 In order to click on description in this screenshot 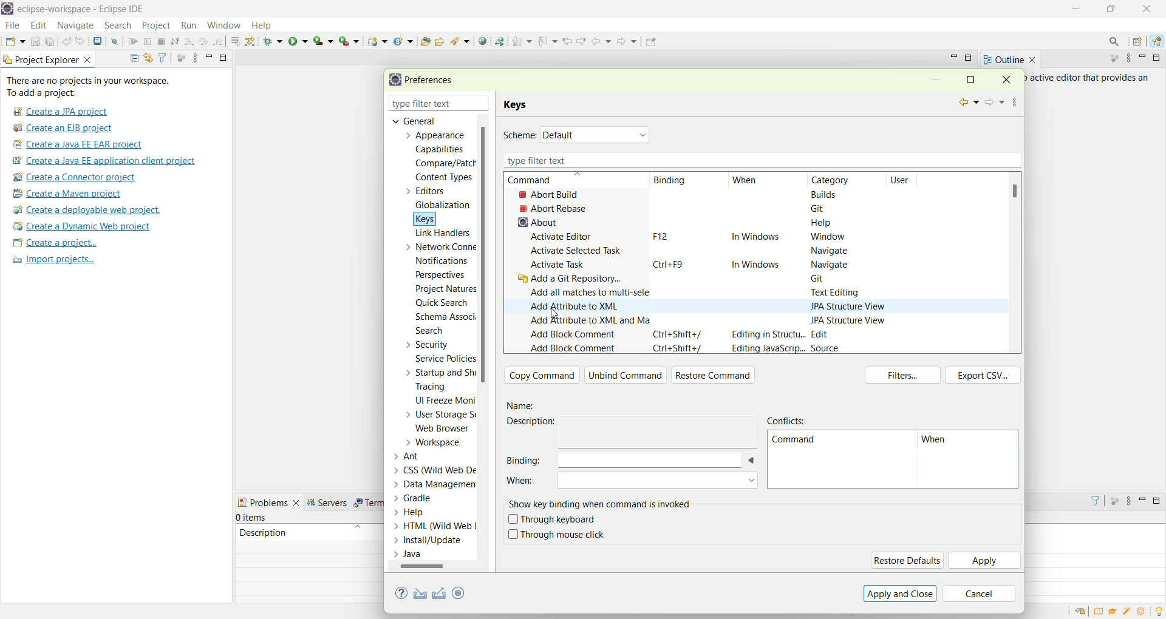, I will do `click(535, 422)`.